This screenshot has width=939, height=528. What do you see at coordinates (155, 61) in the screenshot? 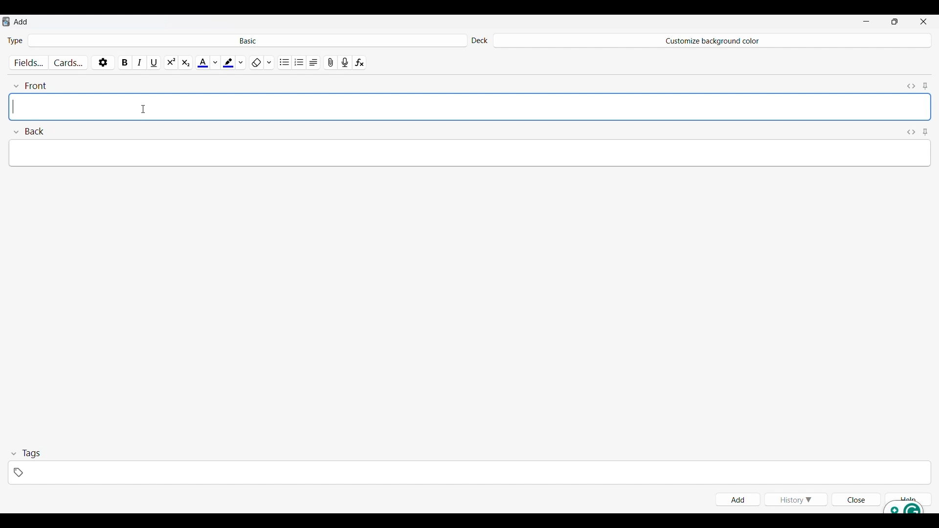
I see `Underline ` at bounding box center [155, 61].